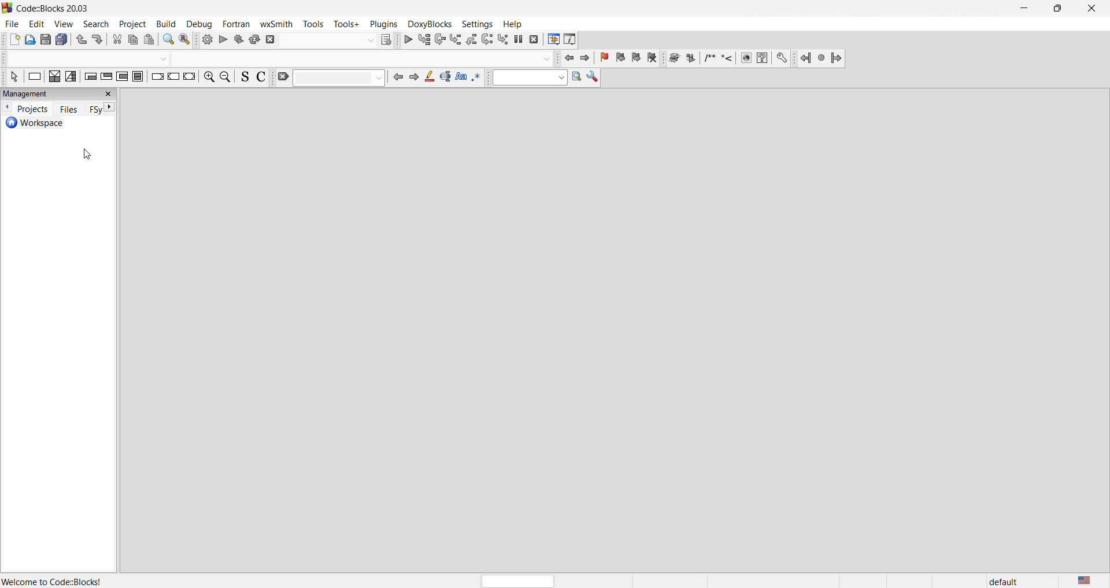  I want to click on run, so click(223, 39).